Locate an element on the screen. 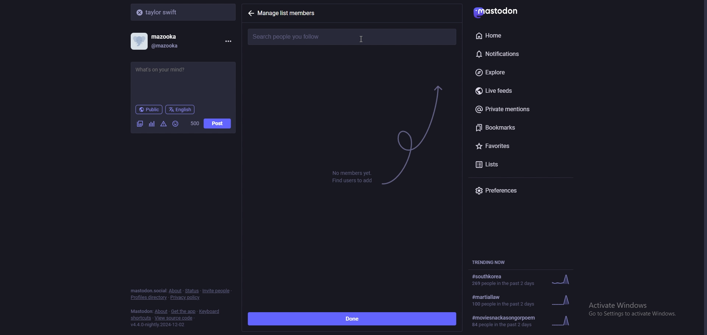 Image resolution: width=707 pixels, height=335 pixels. view source code is located at coordinates (174, 318).